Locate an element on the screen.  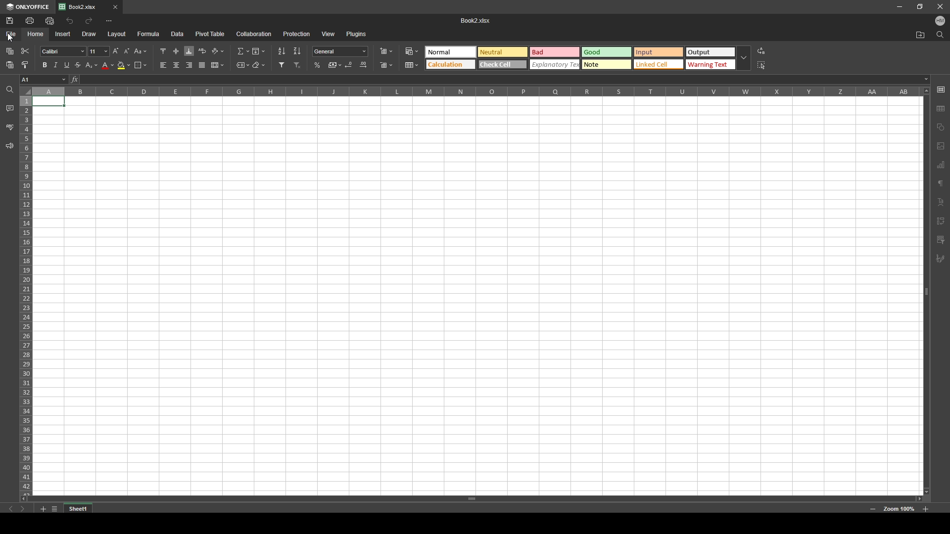
italic is located at coordinates (54, 65).